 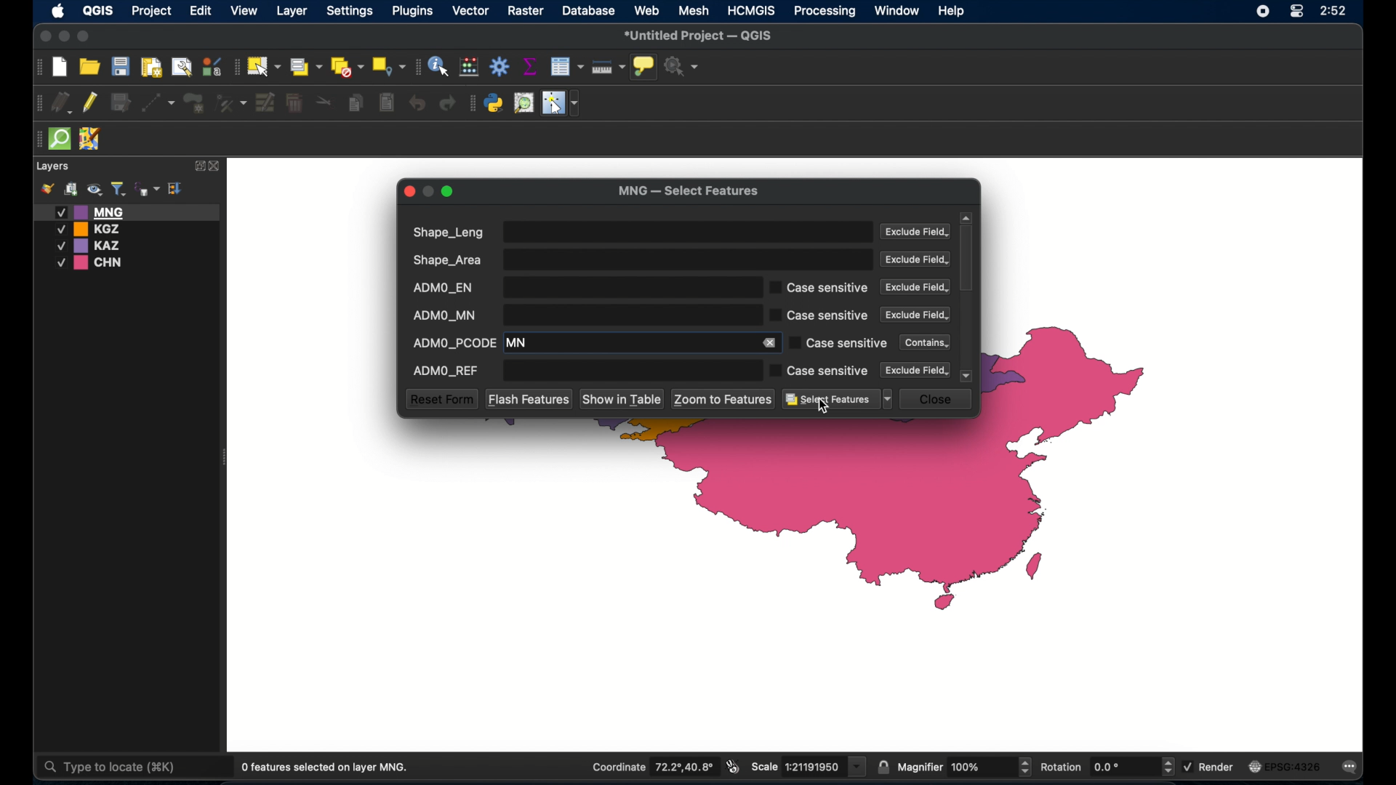 I want to click on delete selected, so click(x=386, y=102).